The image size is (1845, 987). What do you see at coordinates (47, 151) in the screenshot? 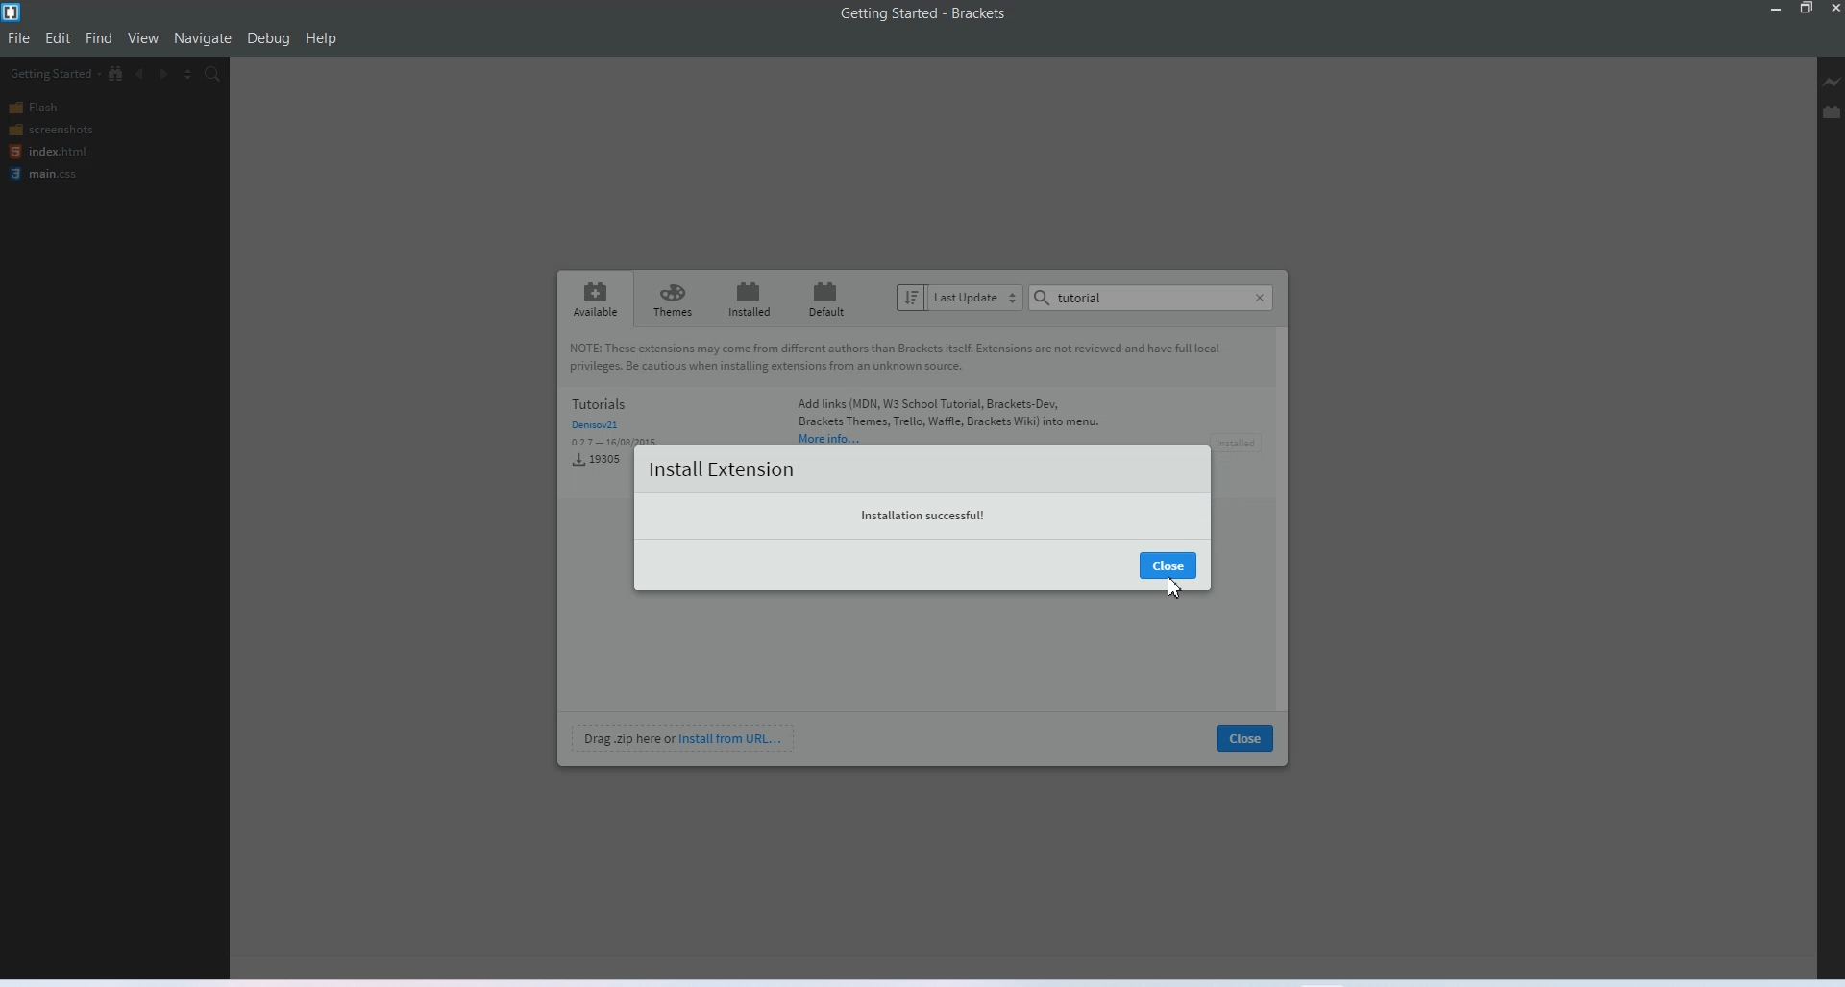
I see `index.html` at bounding box center [47, 151].